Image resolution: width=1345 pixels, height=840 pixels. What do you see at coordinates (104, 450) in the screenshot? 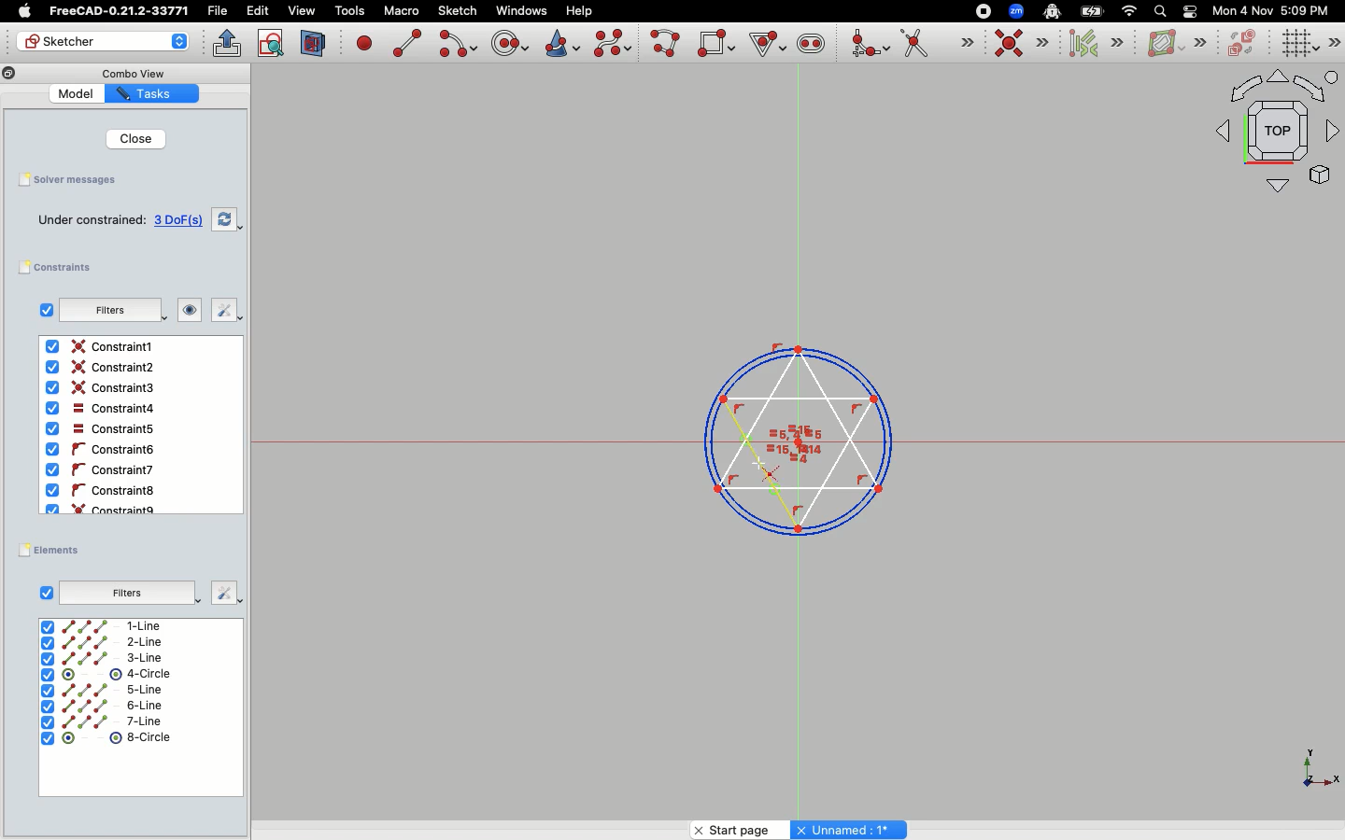
I see `Constaint6` at bounding box center [104, 450].